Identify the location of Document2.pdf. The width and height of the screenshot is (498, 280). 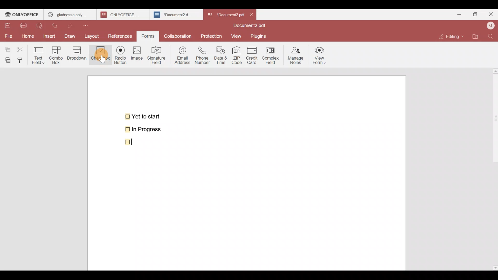
(248, 26).